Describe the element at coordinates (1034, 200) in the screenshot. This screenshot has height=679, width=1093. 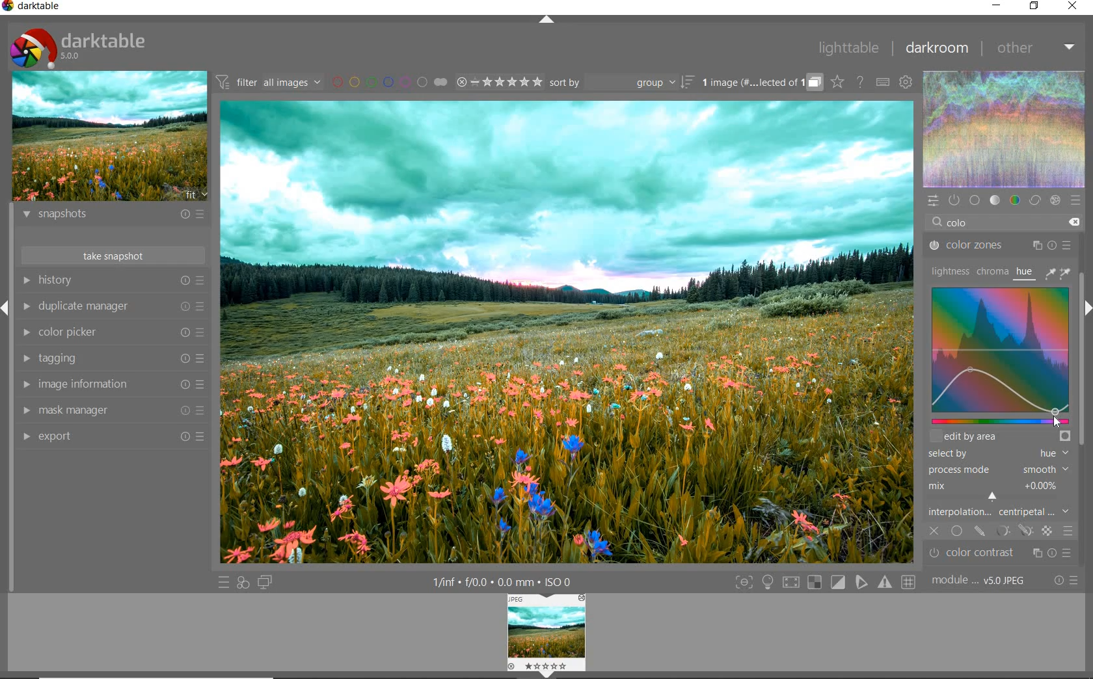
I see `correct` at that location.